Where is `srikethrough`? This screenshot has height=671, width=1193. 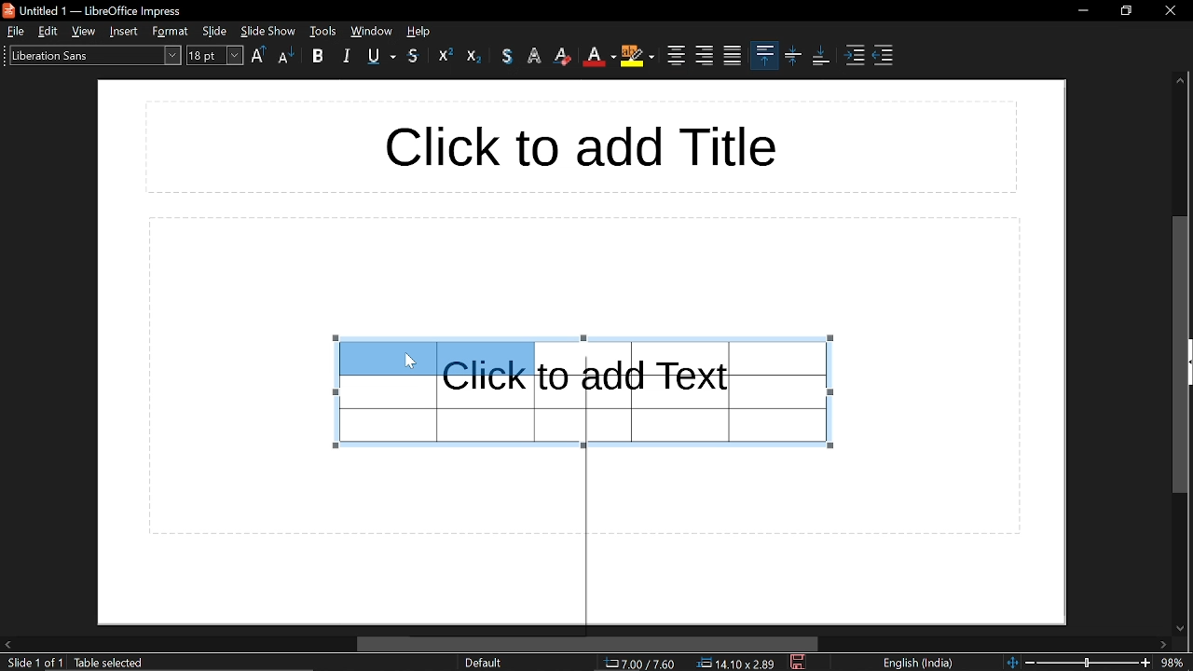 srikethrough is located at coordinates (414, 56).